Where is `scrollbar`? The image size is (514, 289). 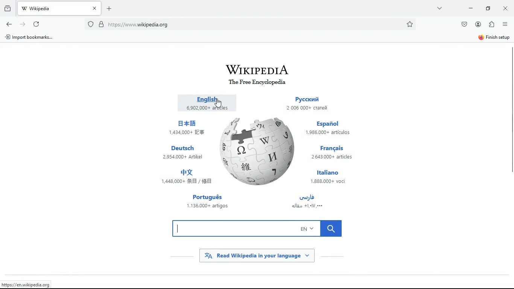
scrollbar is located at coordinates (511, 110).